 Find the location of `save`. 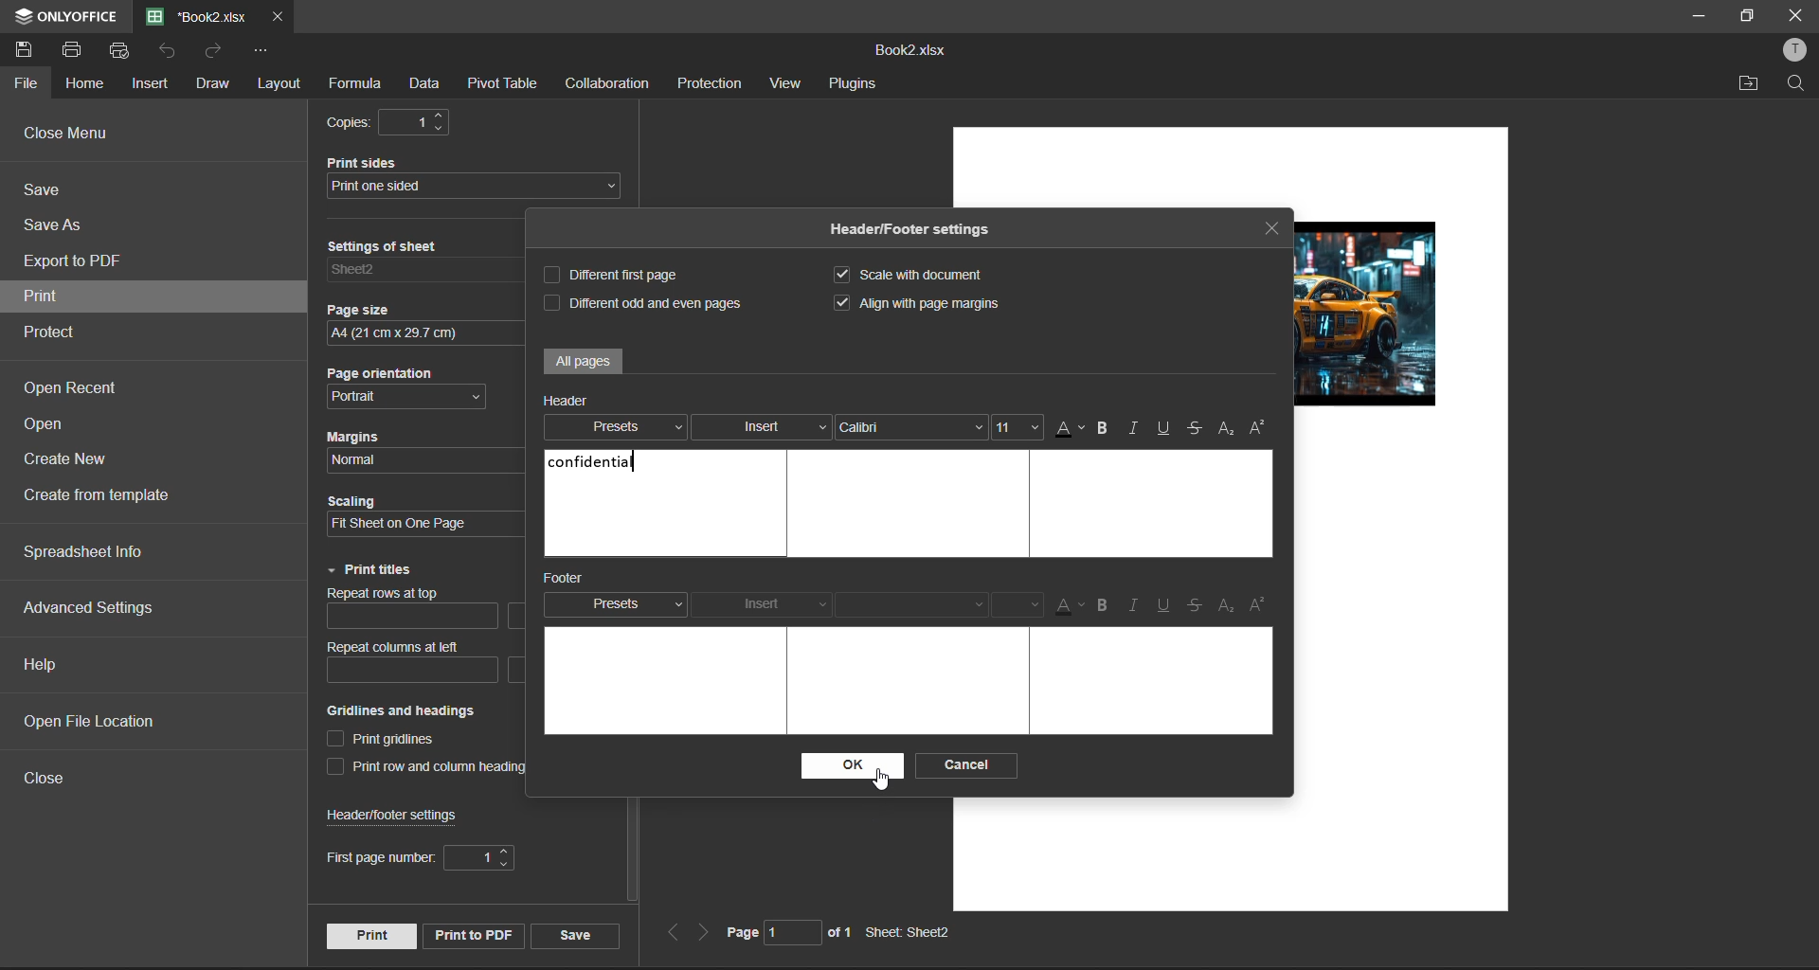

save is located at coordinates (573, 934).